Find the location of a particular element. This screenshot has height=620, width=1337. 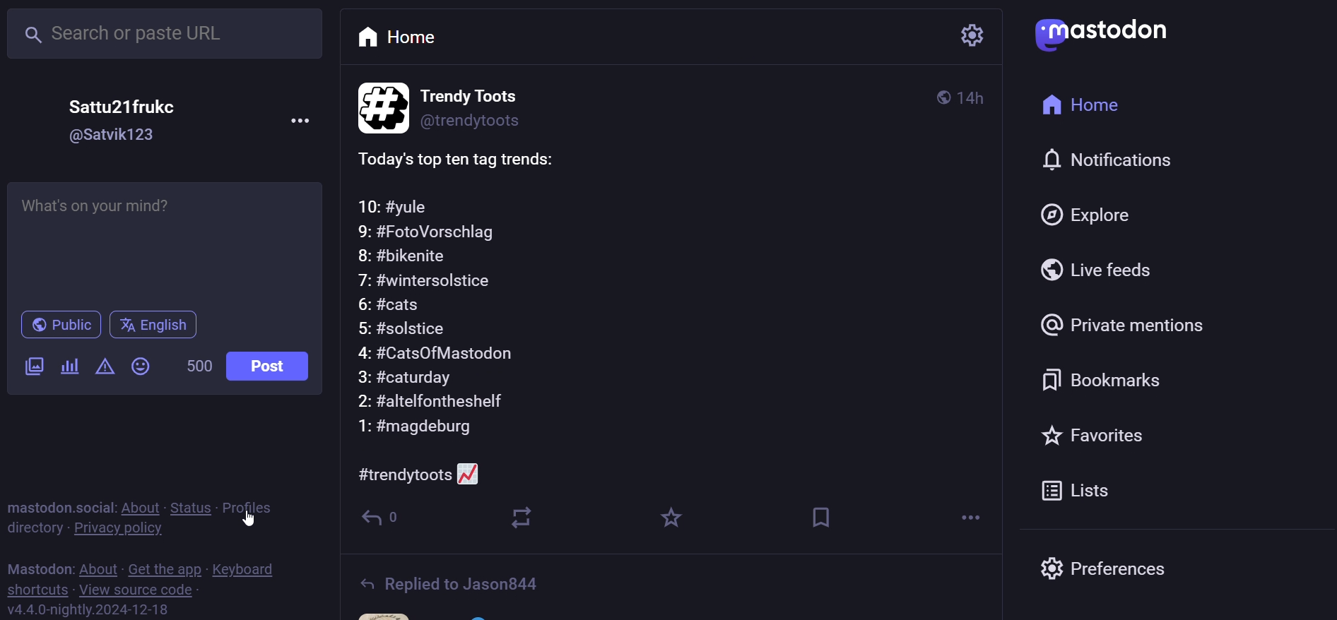

v4.4.0-nightly.2024-12-18 is located at coordinates (92, 610).